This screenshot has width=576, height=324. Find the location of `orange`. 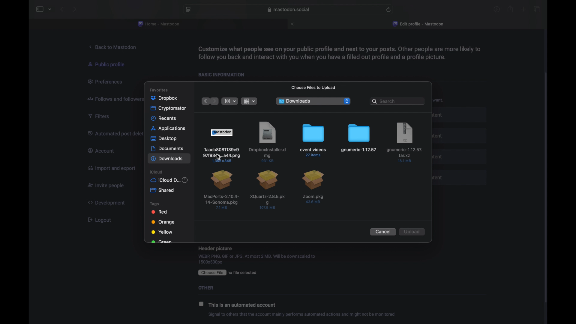

orange is located at coordinates (163, 223).